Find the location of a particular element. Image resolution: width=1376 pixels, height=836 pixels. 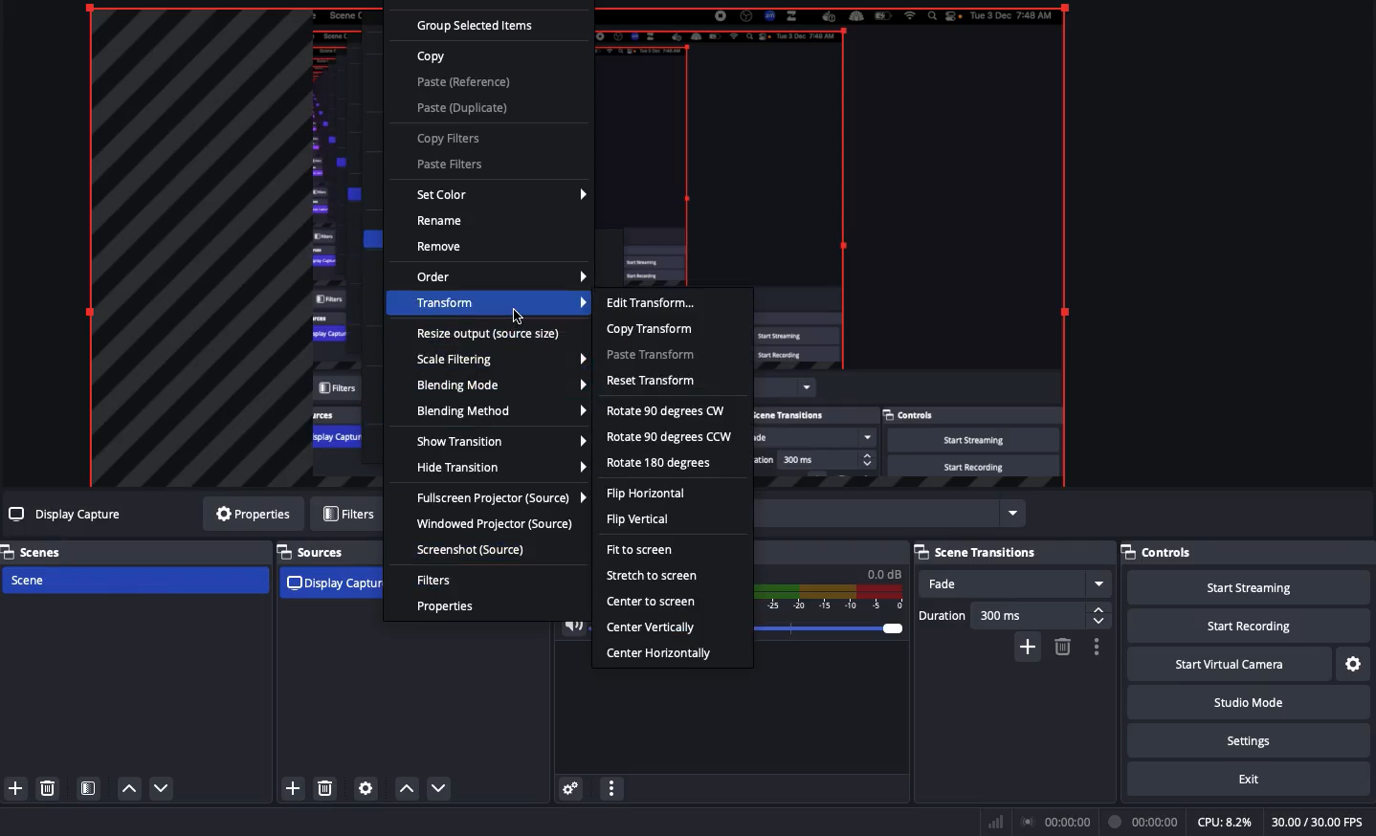

Scale filtering  is located at coordinates (497, 360).